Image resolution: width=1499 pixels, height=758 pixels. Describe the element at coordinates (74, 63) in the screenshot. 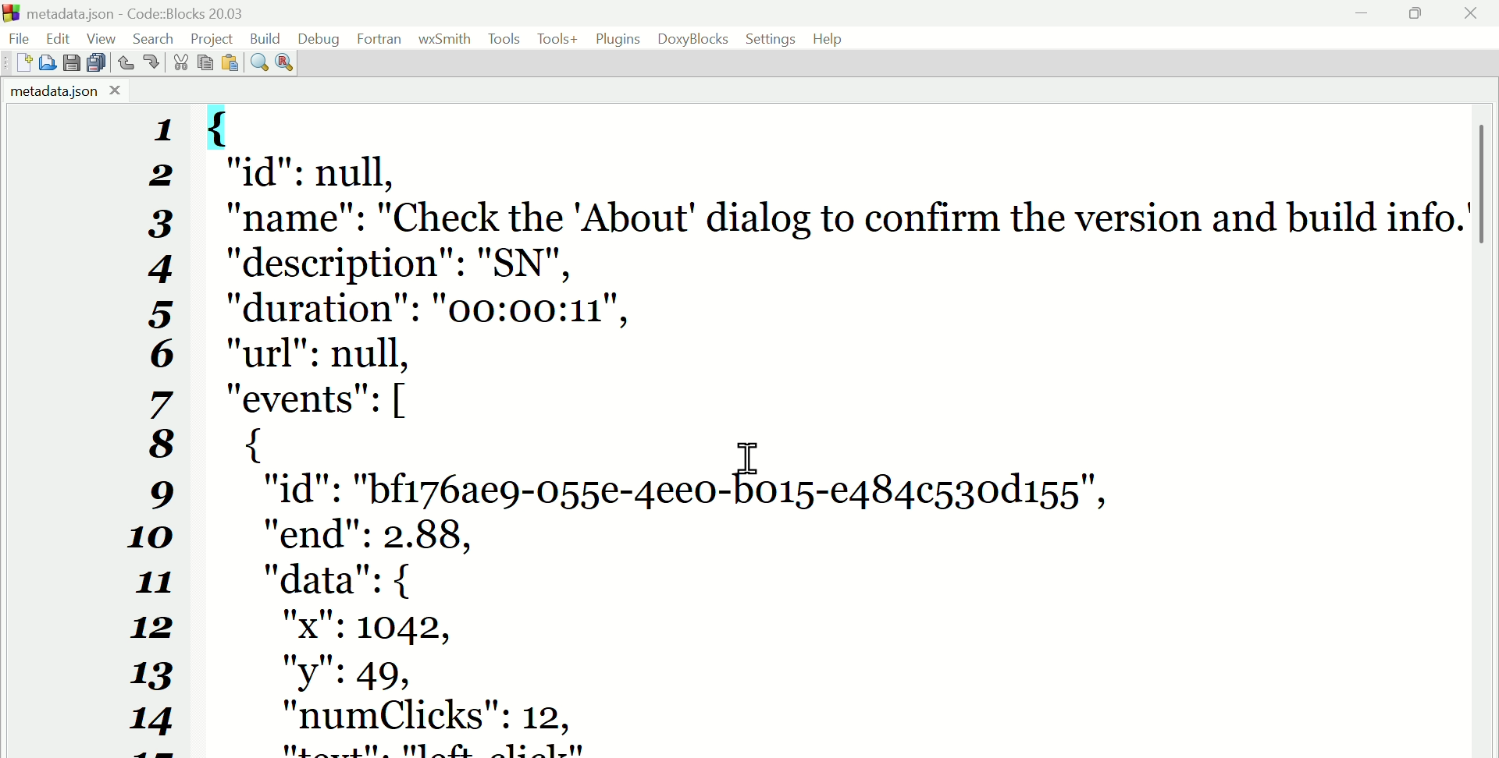

I see `save` at that location.